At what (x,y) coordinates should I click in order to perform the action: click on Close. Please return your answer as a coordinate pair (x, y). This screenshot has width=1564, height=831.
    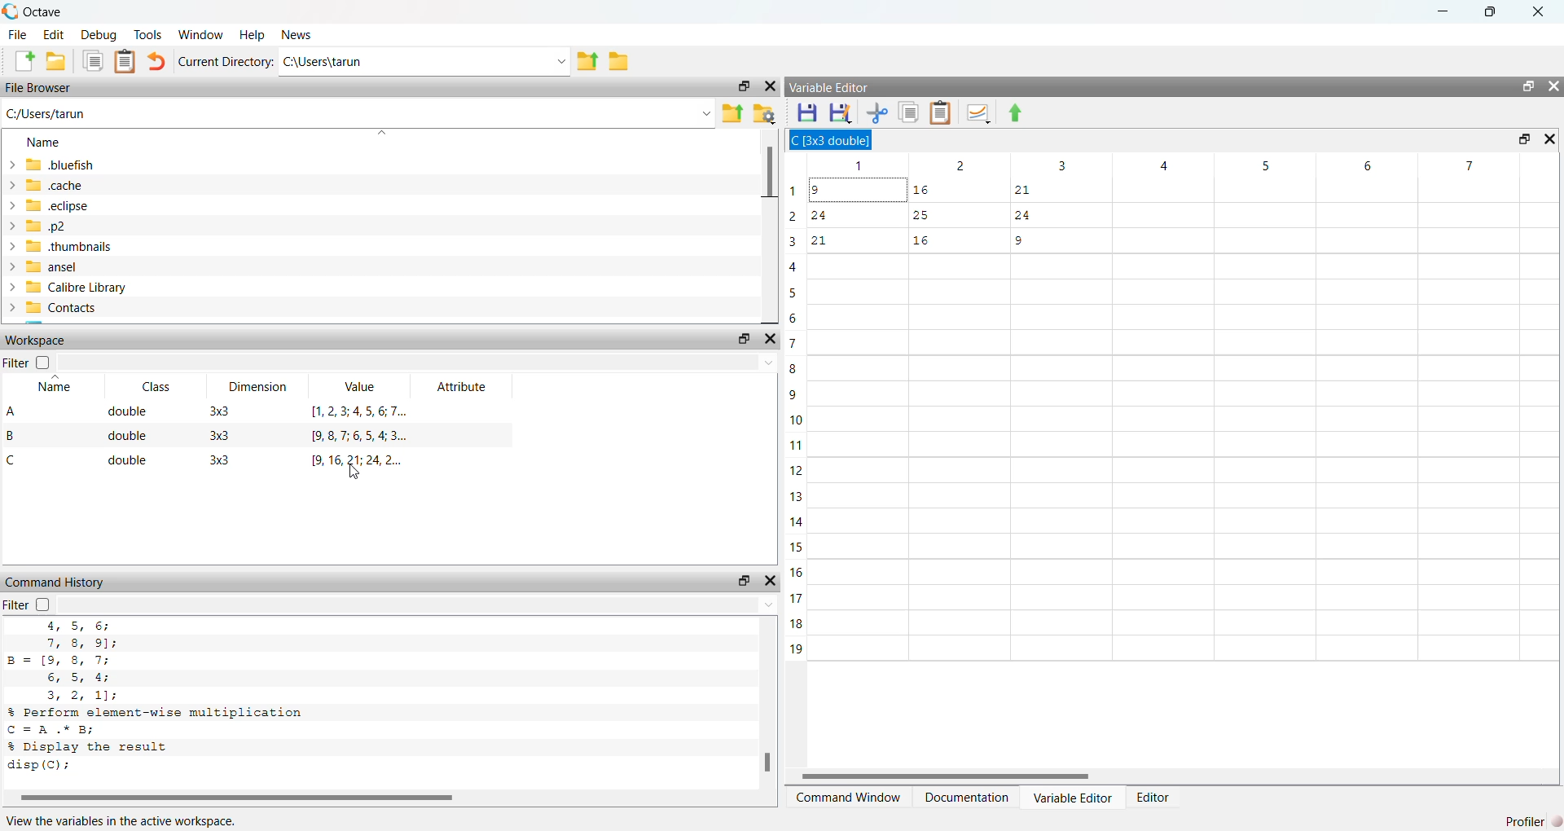
    Looking at the image, I should click on (769, 582).